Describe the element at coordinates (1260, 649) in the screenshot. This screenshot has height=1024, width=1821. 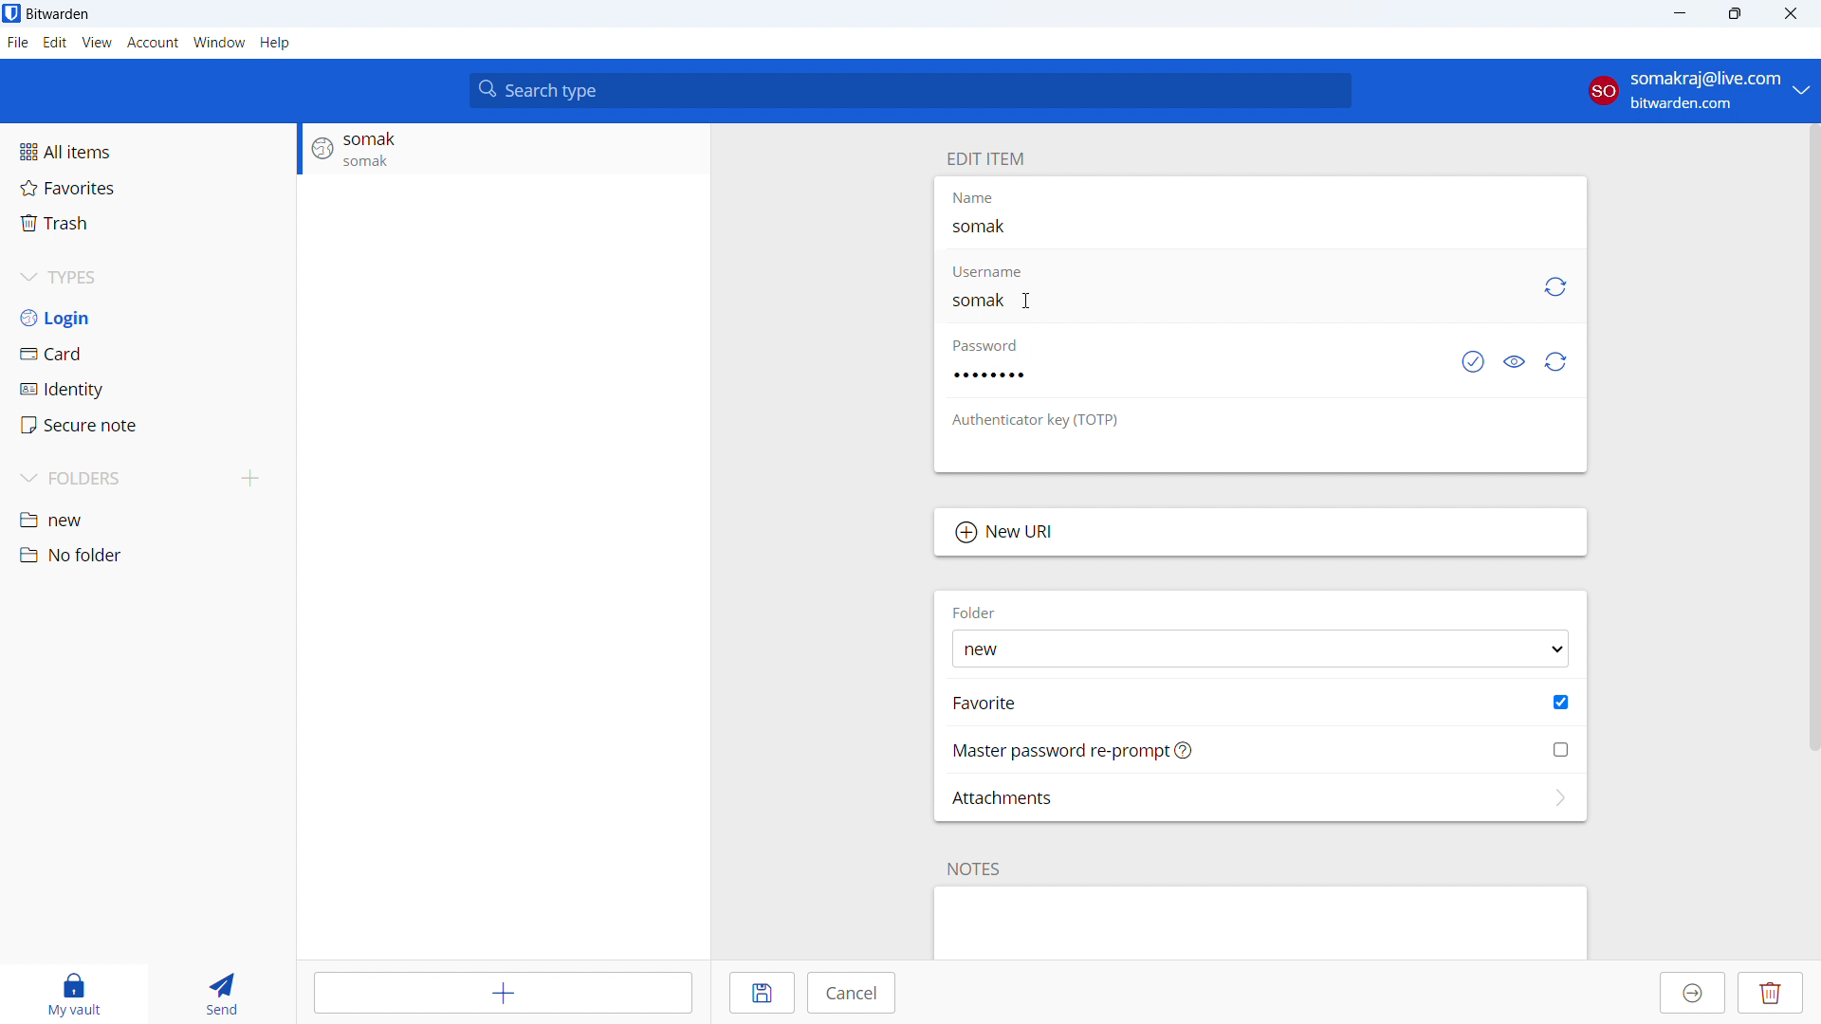
I see `select folder` at that location.